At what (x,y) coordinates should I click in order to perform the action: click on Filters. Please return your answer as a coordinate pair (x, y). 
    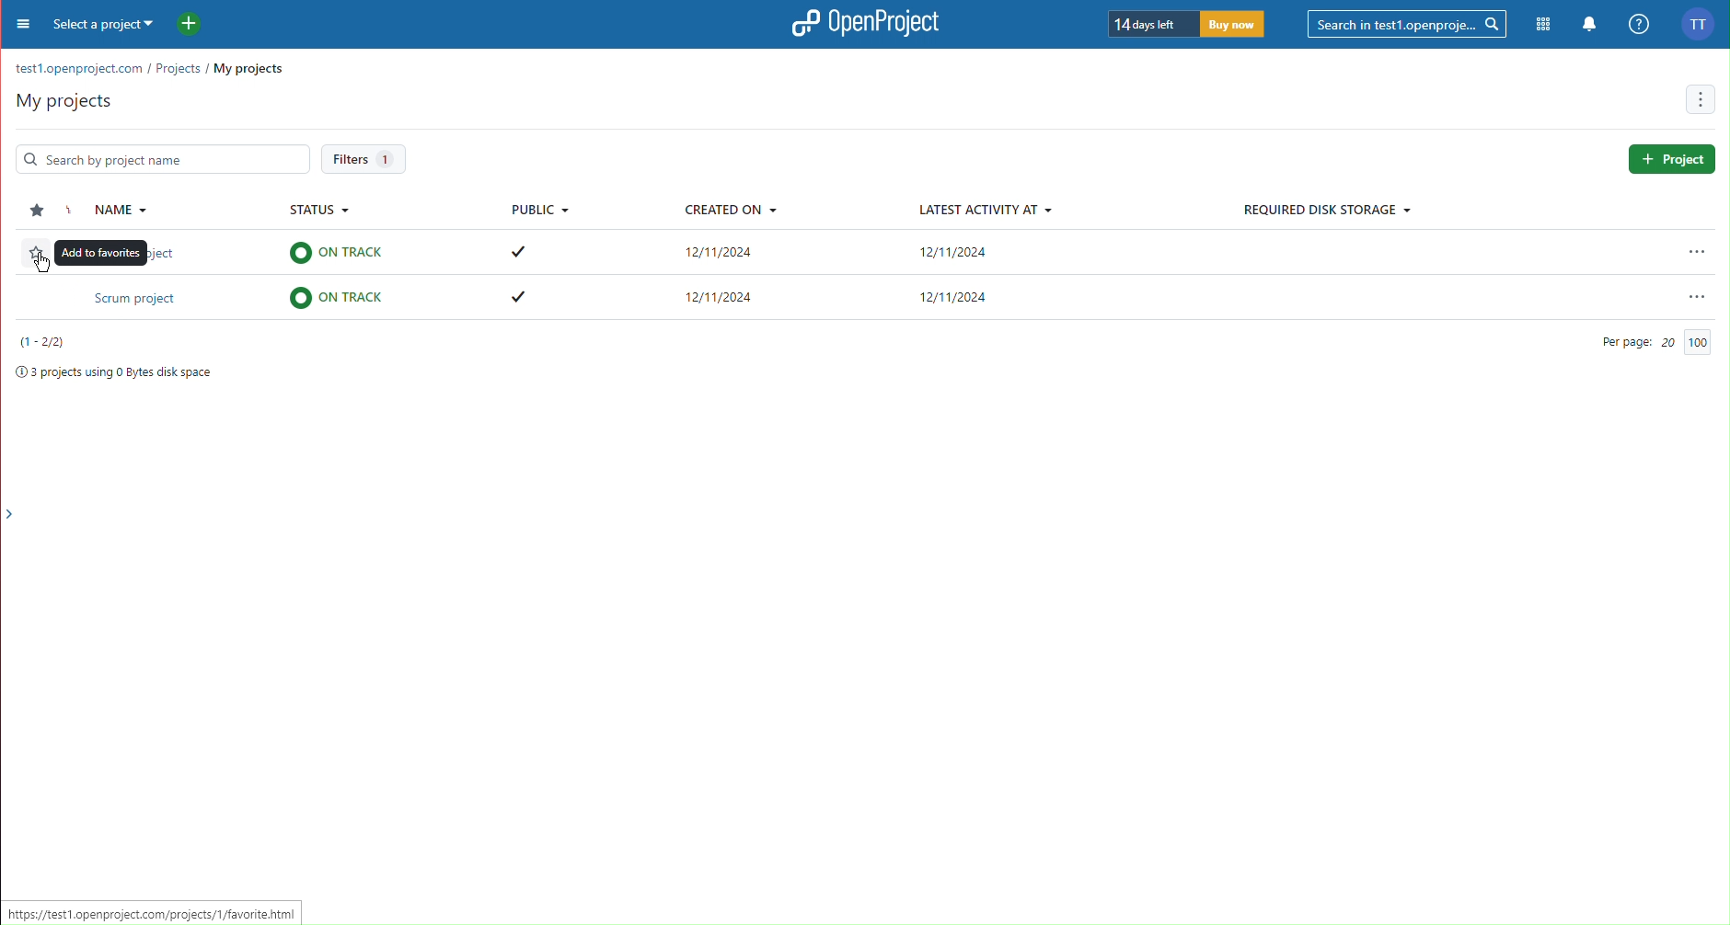
    Looking at the image, I should click on (364, 159).